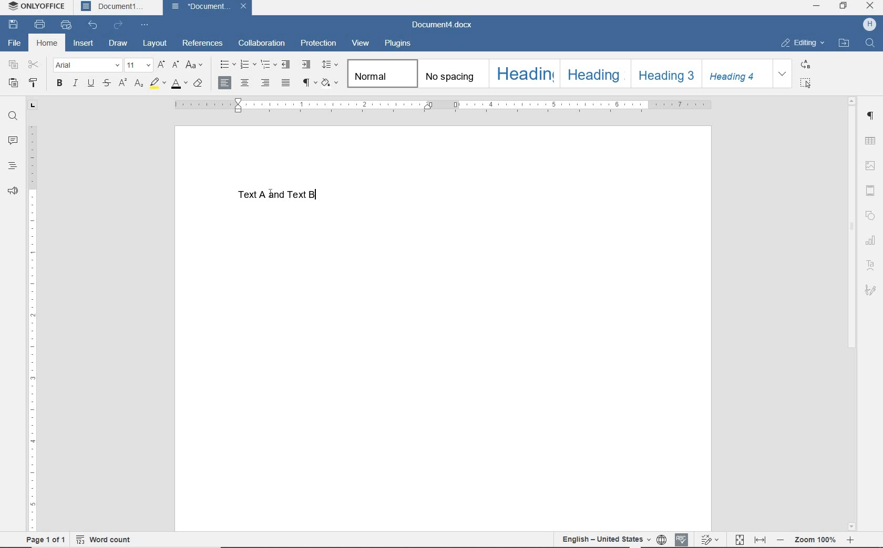 The width and height of the screenshot is (883, 548). I want to click on COLLABORATION, so click(263, 43).